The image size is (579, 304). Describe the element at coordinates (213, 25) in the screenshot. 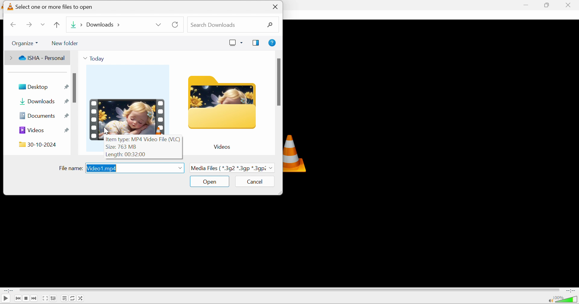

I see `Search downloads` at that location.